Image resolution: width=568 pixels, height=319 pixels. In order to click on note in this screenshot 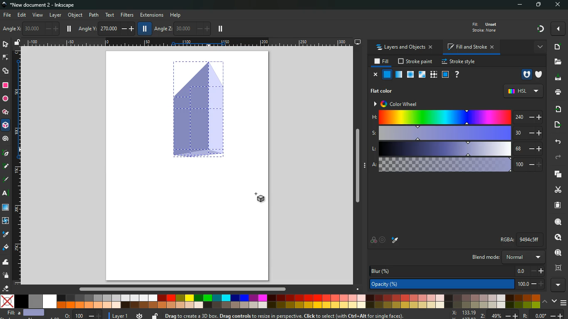, I will do `click(7, 166)`.